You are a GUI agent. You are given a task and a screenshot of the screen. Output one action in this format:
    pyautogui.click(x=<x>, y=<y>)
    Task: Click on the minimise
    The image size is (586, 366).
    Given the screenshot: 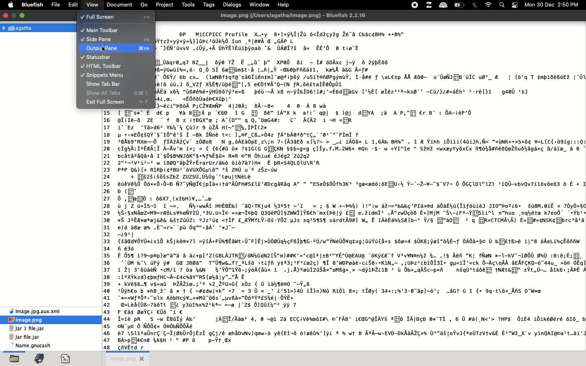 What is the action you would take?
    pyautogui.click(x=13, y=15)
    